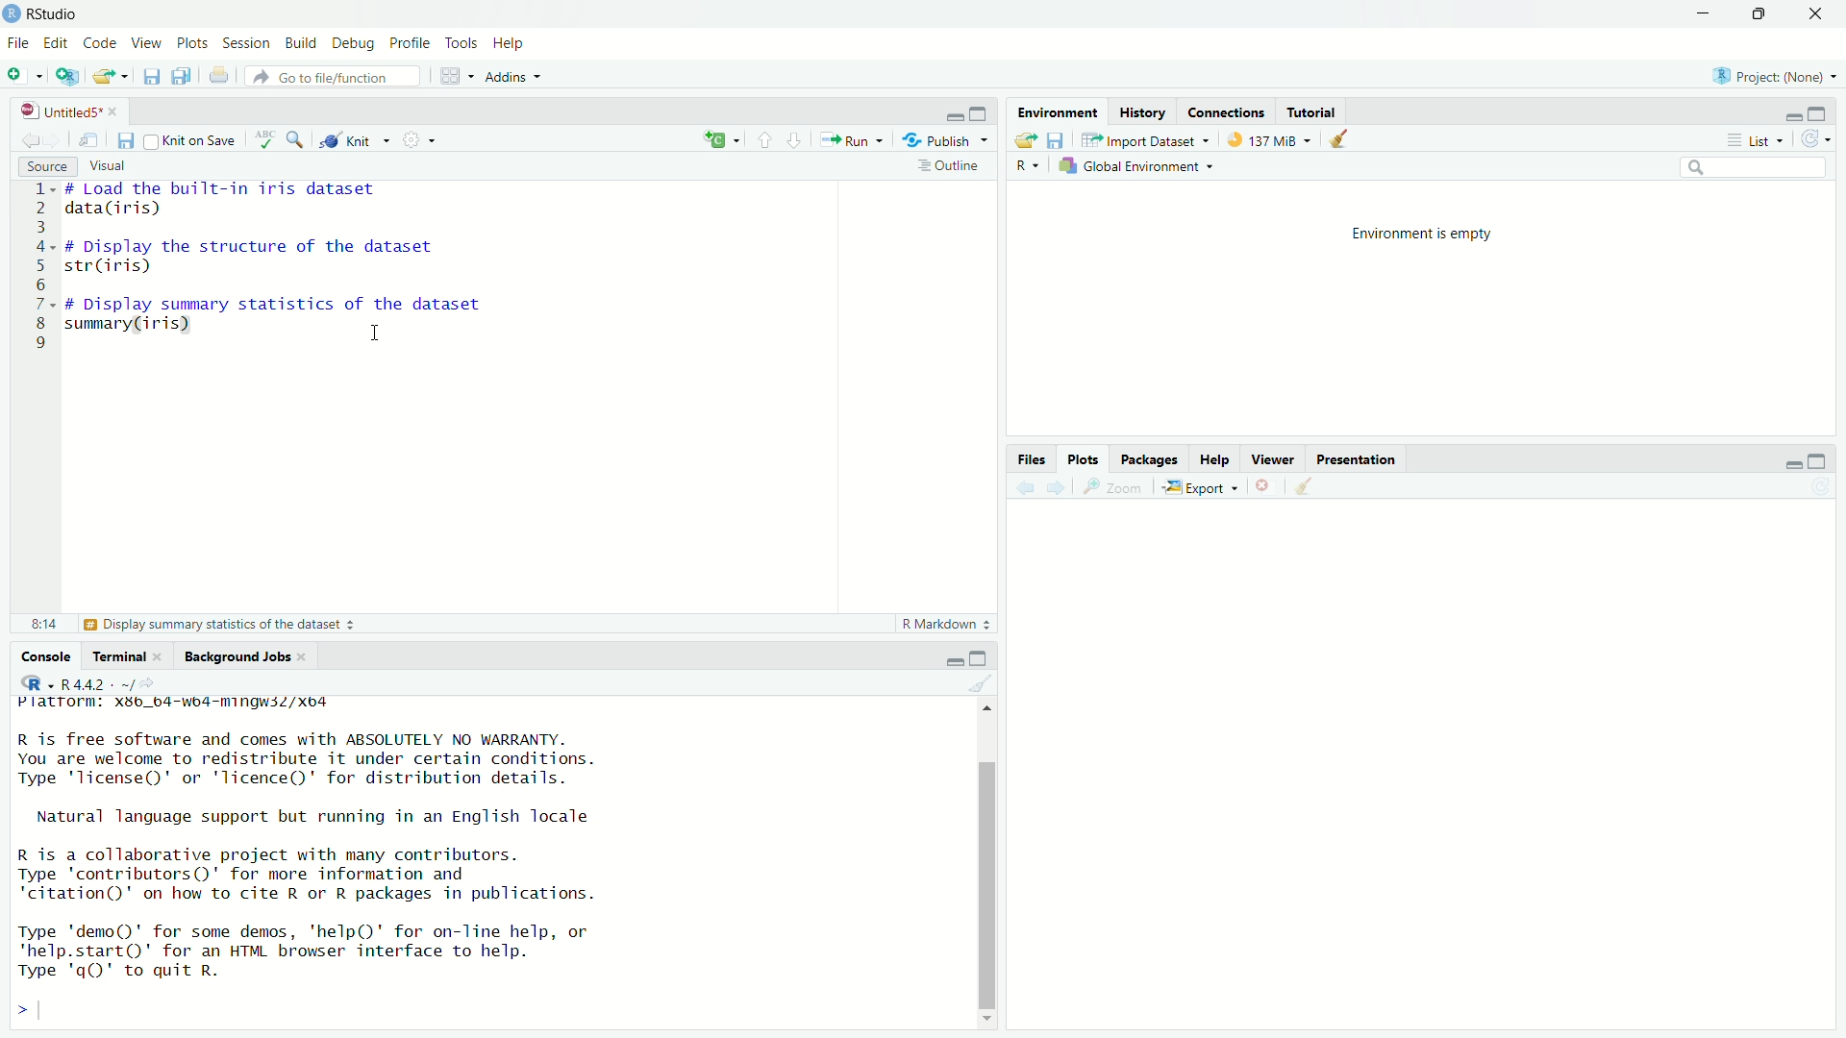 This screenshot has height=1038, width=1846. What do you see at coordinates (109, 166) in the screenshot?
I see `Visual` at bounding box center [109, 166].